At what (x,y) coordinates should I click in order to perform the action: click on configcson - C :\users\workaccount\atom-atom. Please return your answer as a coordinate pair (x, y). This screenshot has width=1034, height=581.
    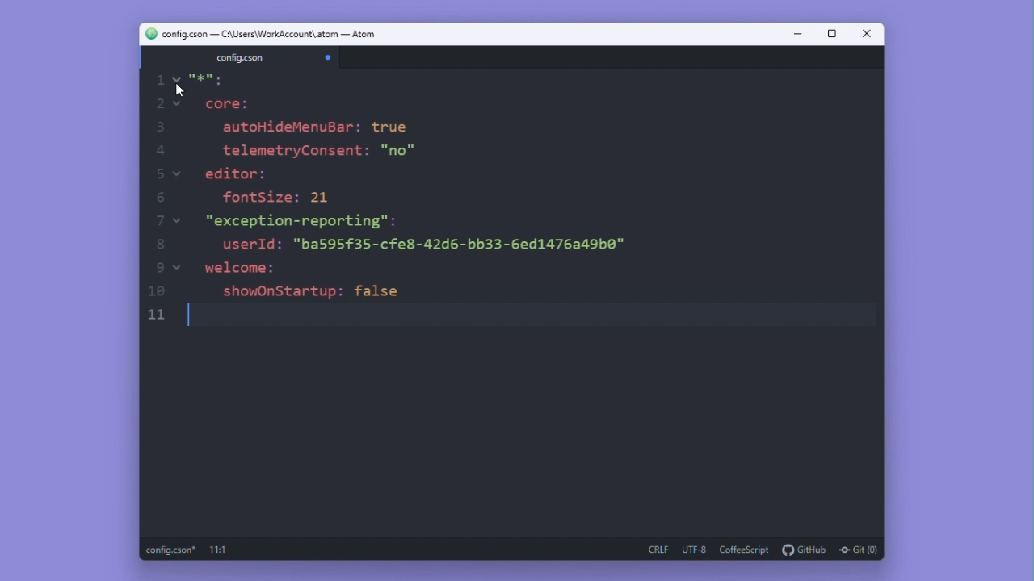
    Looking at the image, I should click on (271, 34).